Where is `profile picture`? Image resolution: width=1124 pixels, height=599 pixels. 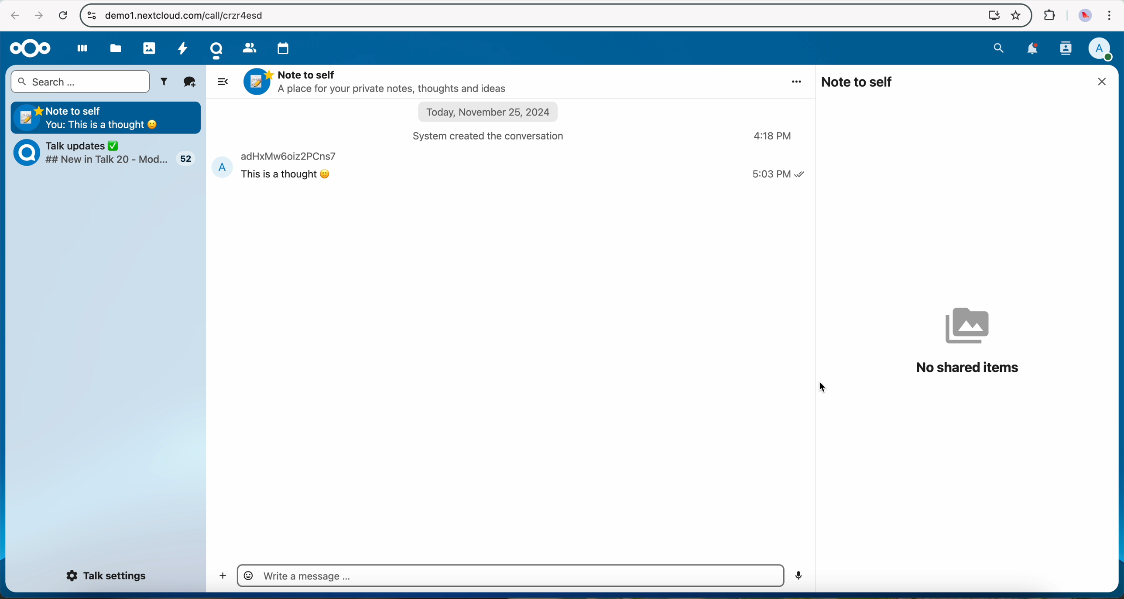
profile picture is located at coordinates (1083, 15).